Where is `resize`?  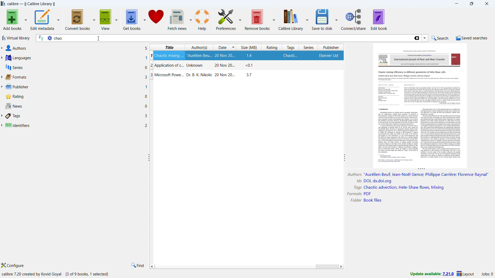
resize is located at coordinates (344, 158).